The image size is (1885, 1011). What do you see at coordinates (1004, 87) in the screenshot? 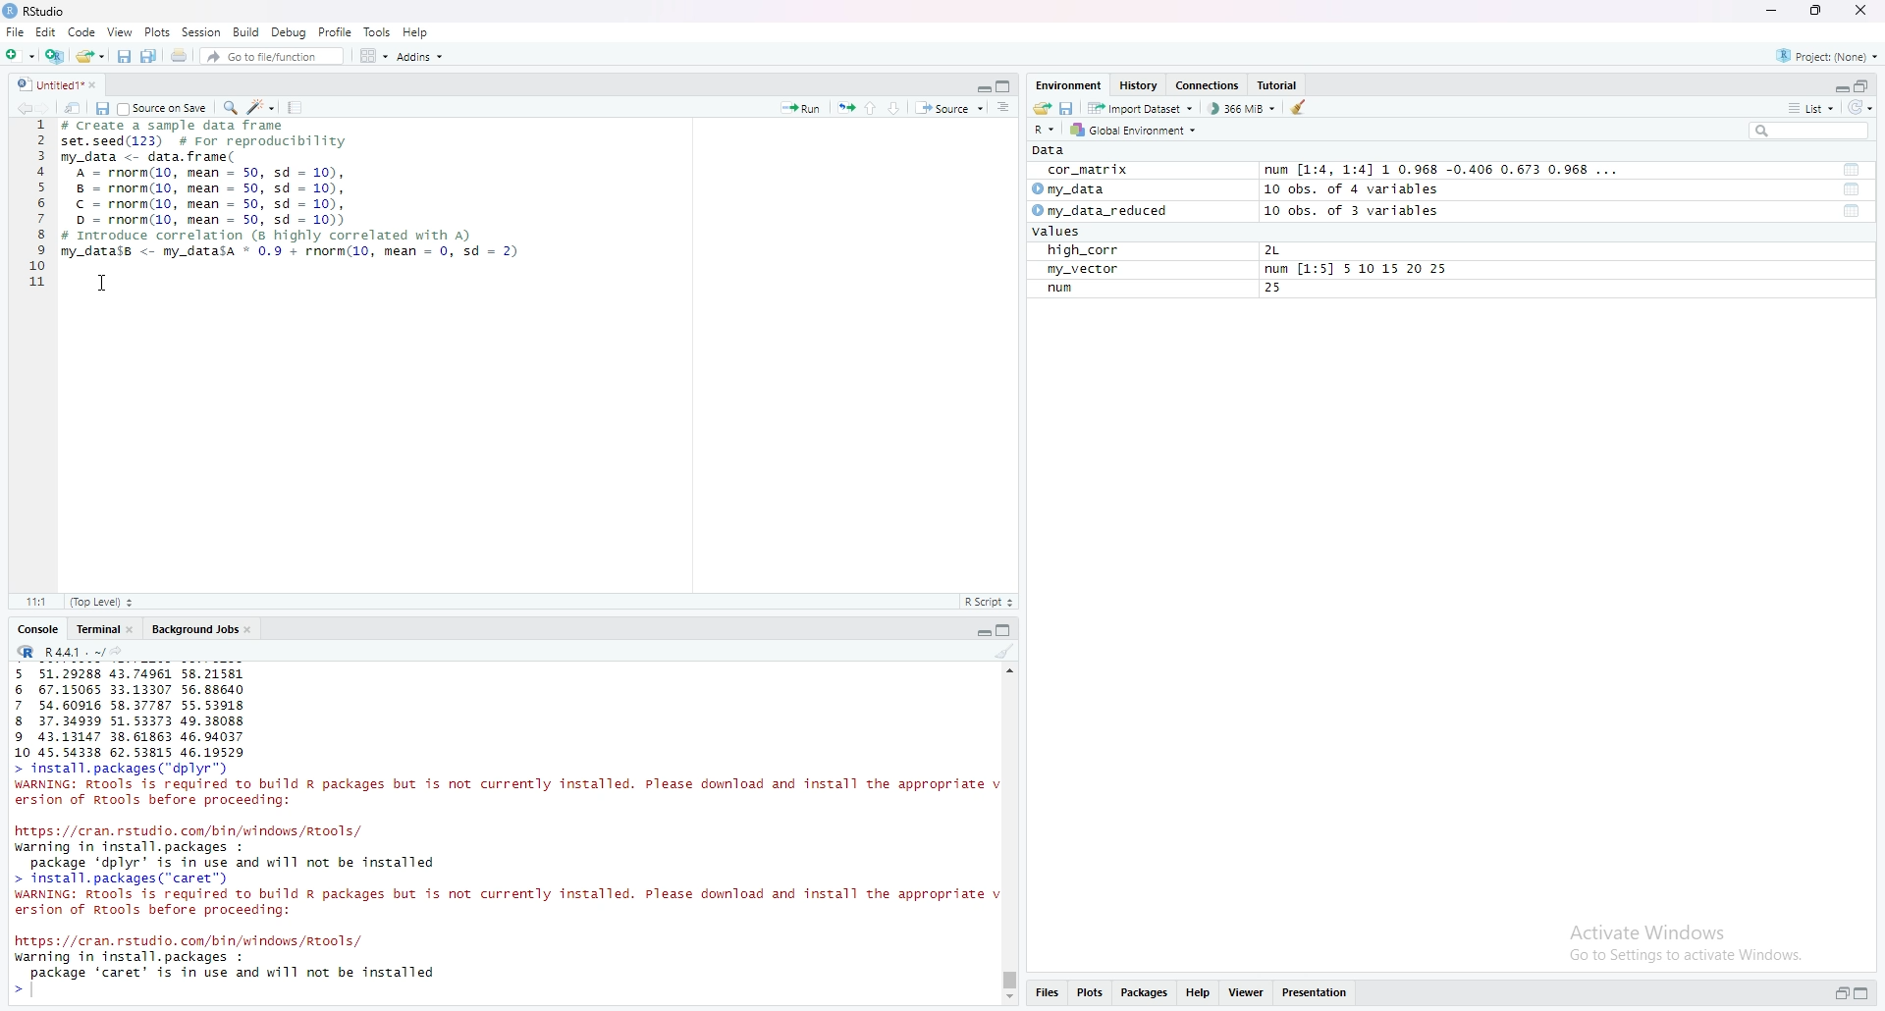
I see `copy` at bounding box center [1004, 87].